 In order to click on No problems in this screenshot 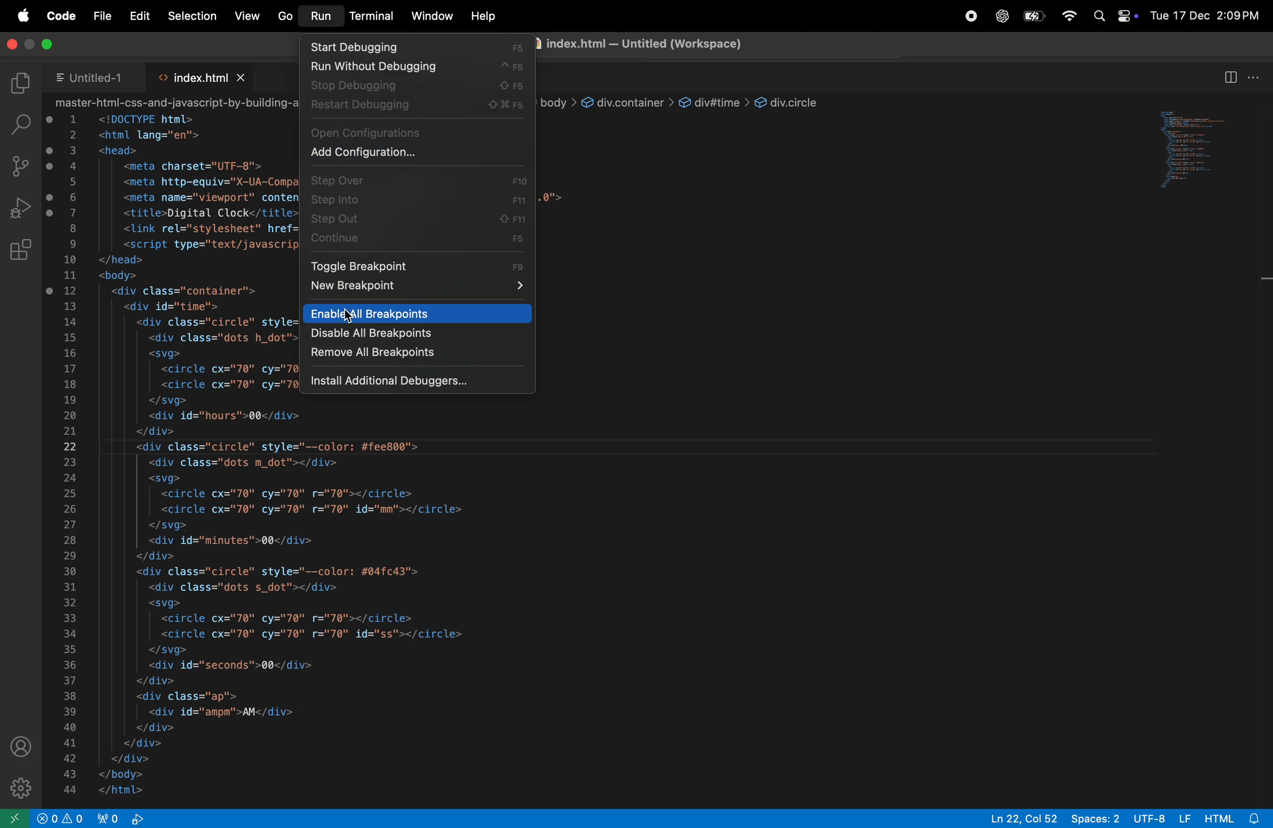, I will do `click(46, 818)`.